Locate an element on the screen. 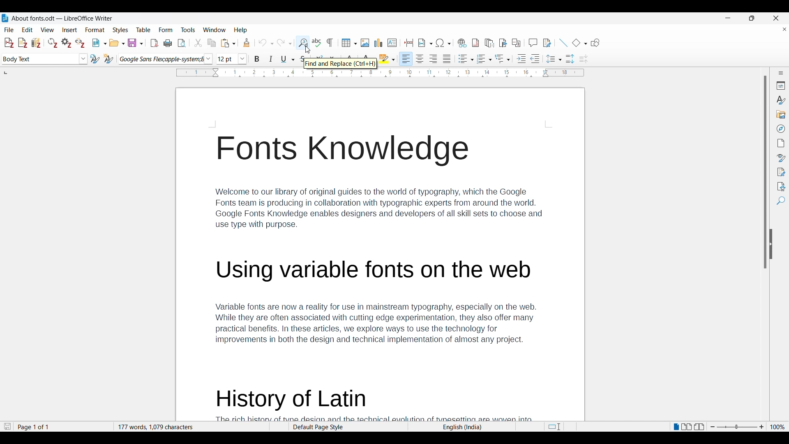  cursor is located at coordinates (307, 49).